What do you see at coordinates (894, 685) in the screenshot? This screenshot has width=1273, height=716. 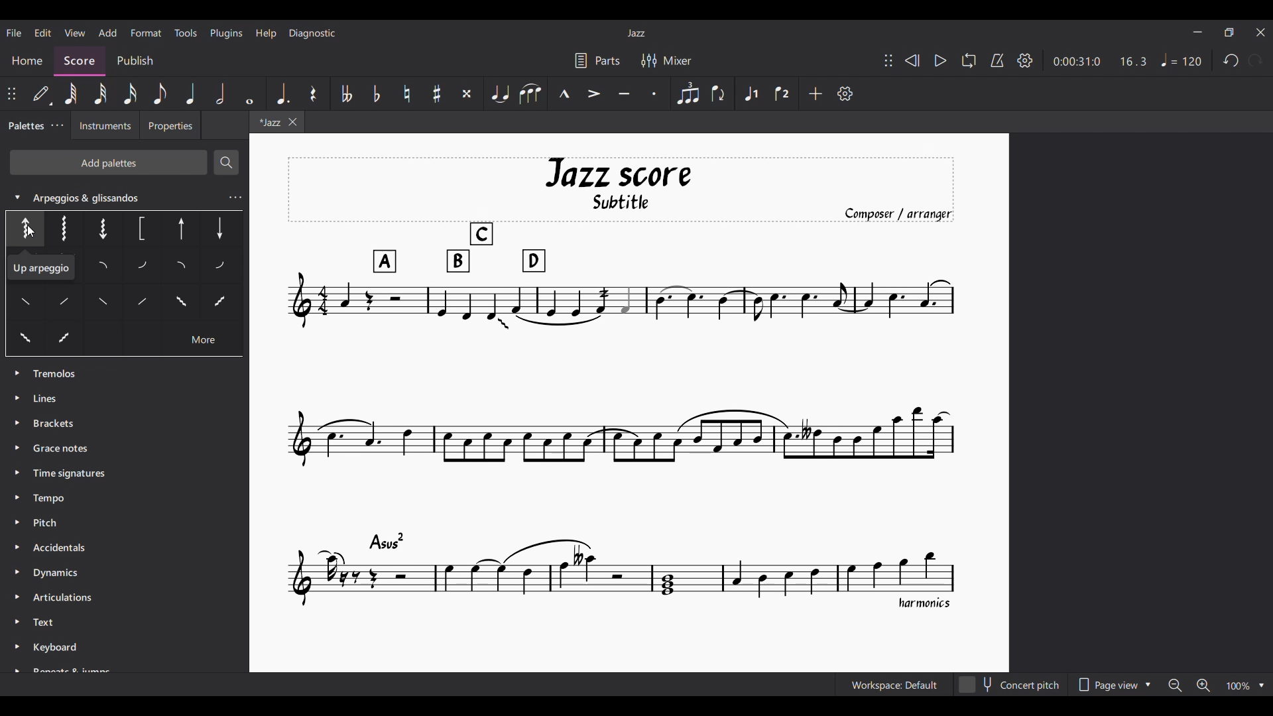 I see `Current workspace setting` at bounding box center [894, 685].